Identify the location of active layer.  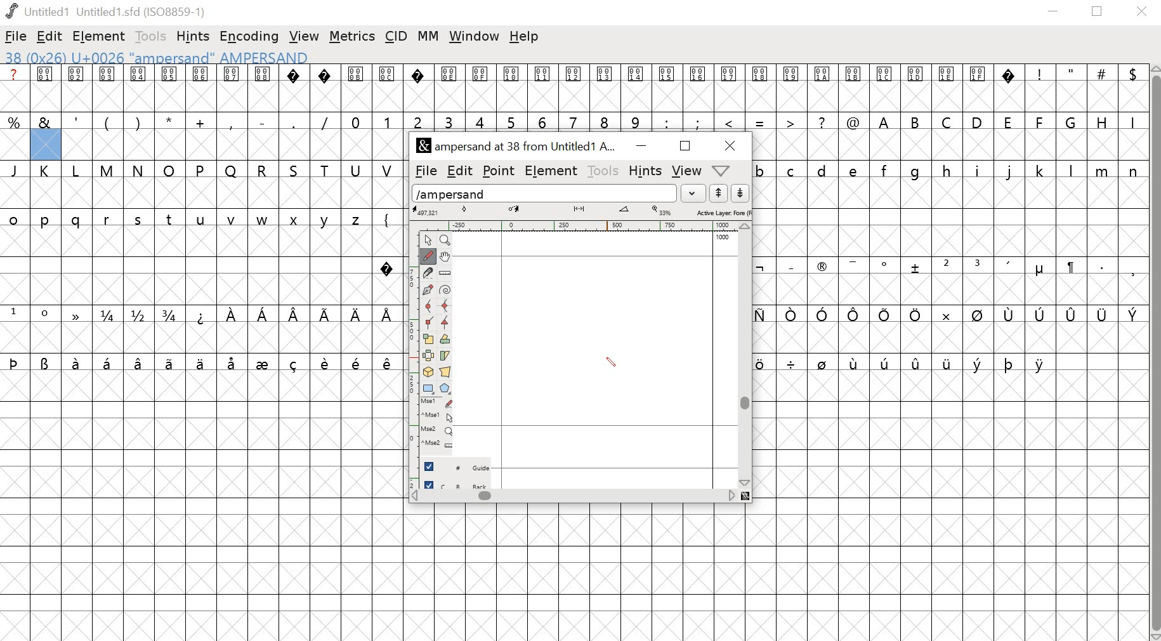
(723, 212).